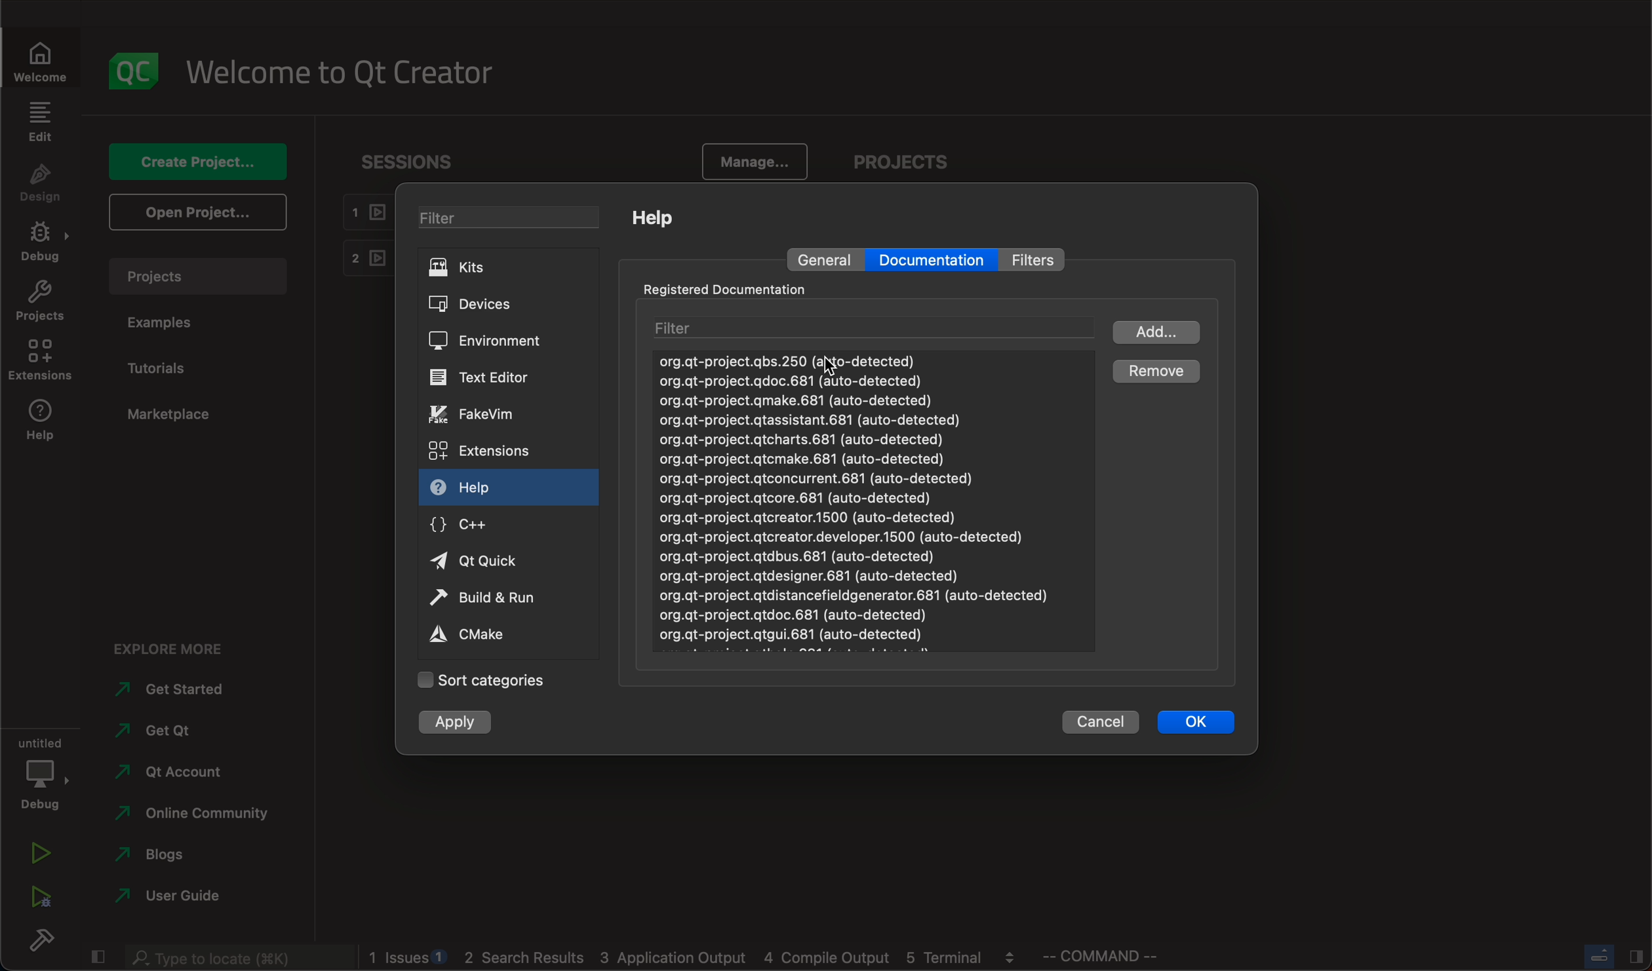 The height and width of the screenshot is (971, 1652). What do you see at coordinates (185, 652) in the screenshot?
I see `explore` at bounding box center [185, 652].